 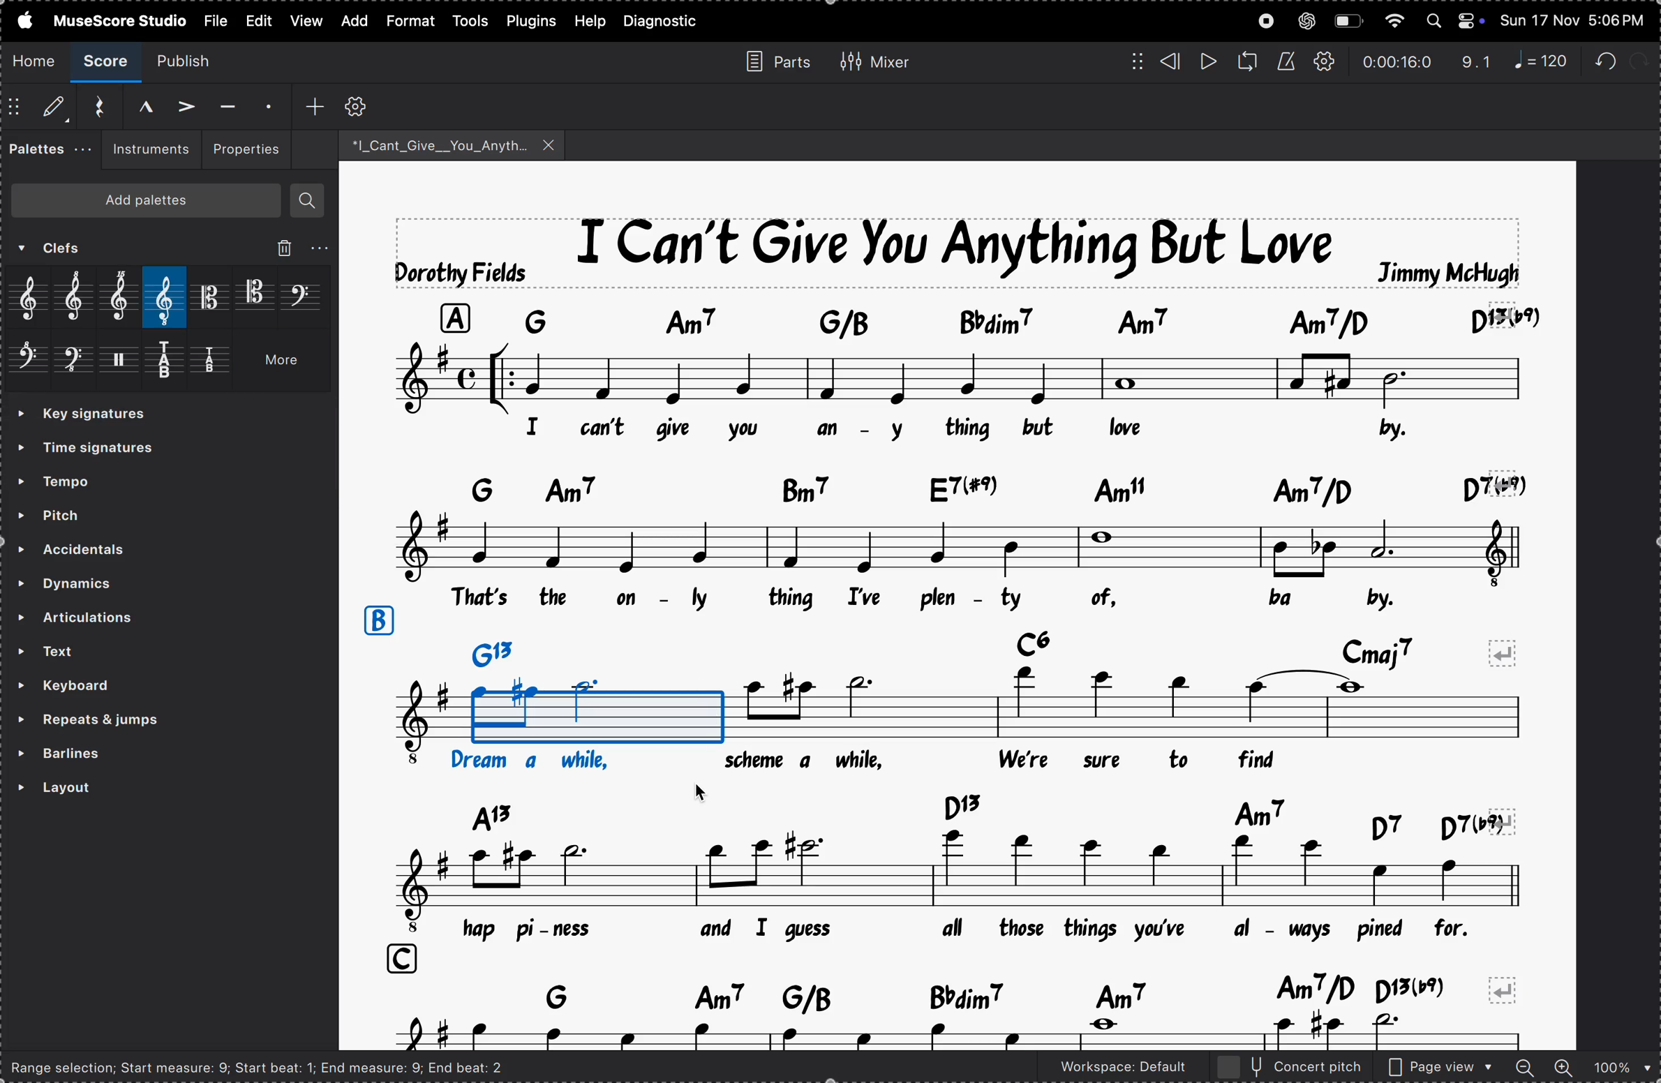 What do you see at coordinates (396, 955) in the screenshot?
I see `row` at bounding box center [396, 955].